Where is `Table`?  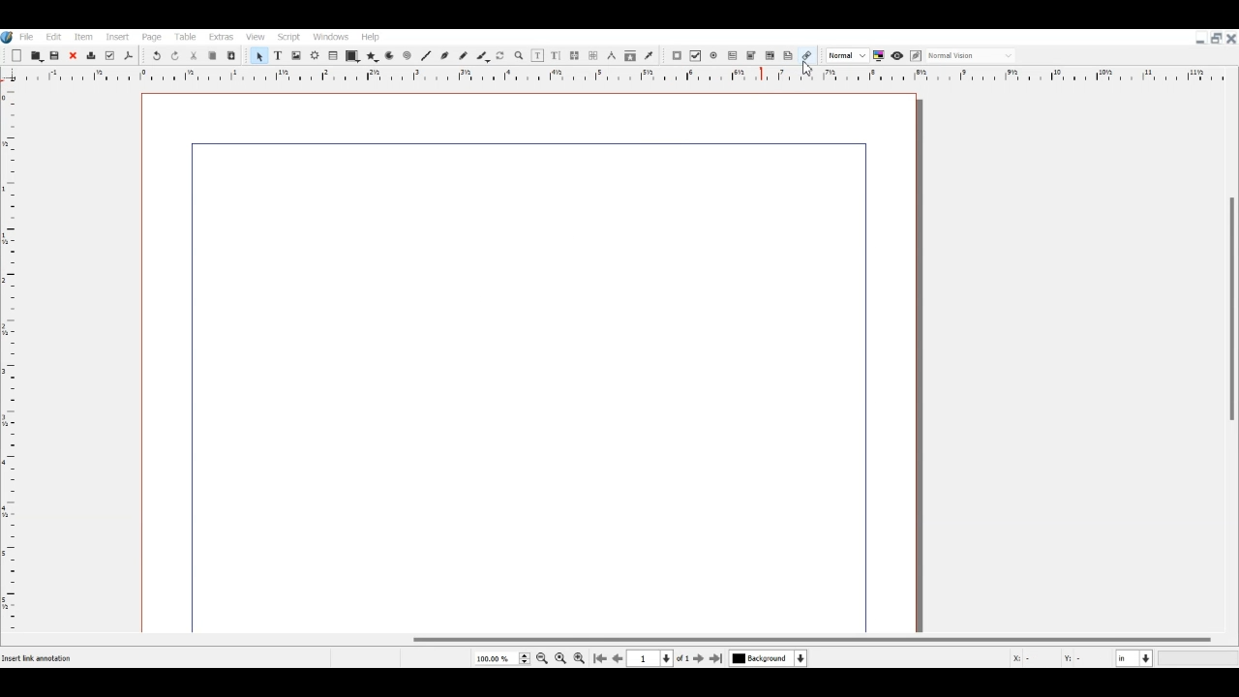 Table is located at coordinates (334, 56).